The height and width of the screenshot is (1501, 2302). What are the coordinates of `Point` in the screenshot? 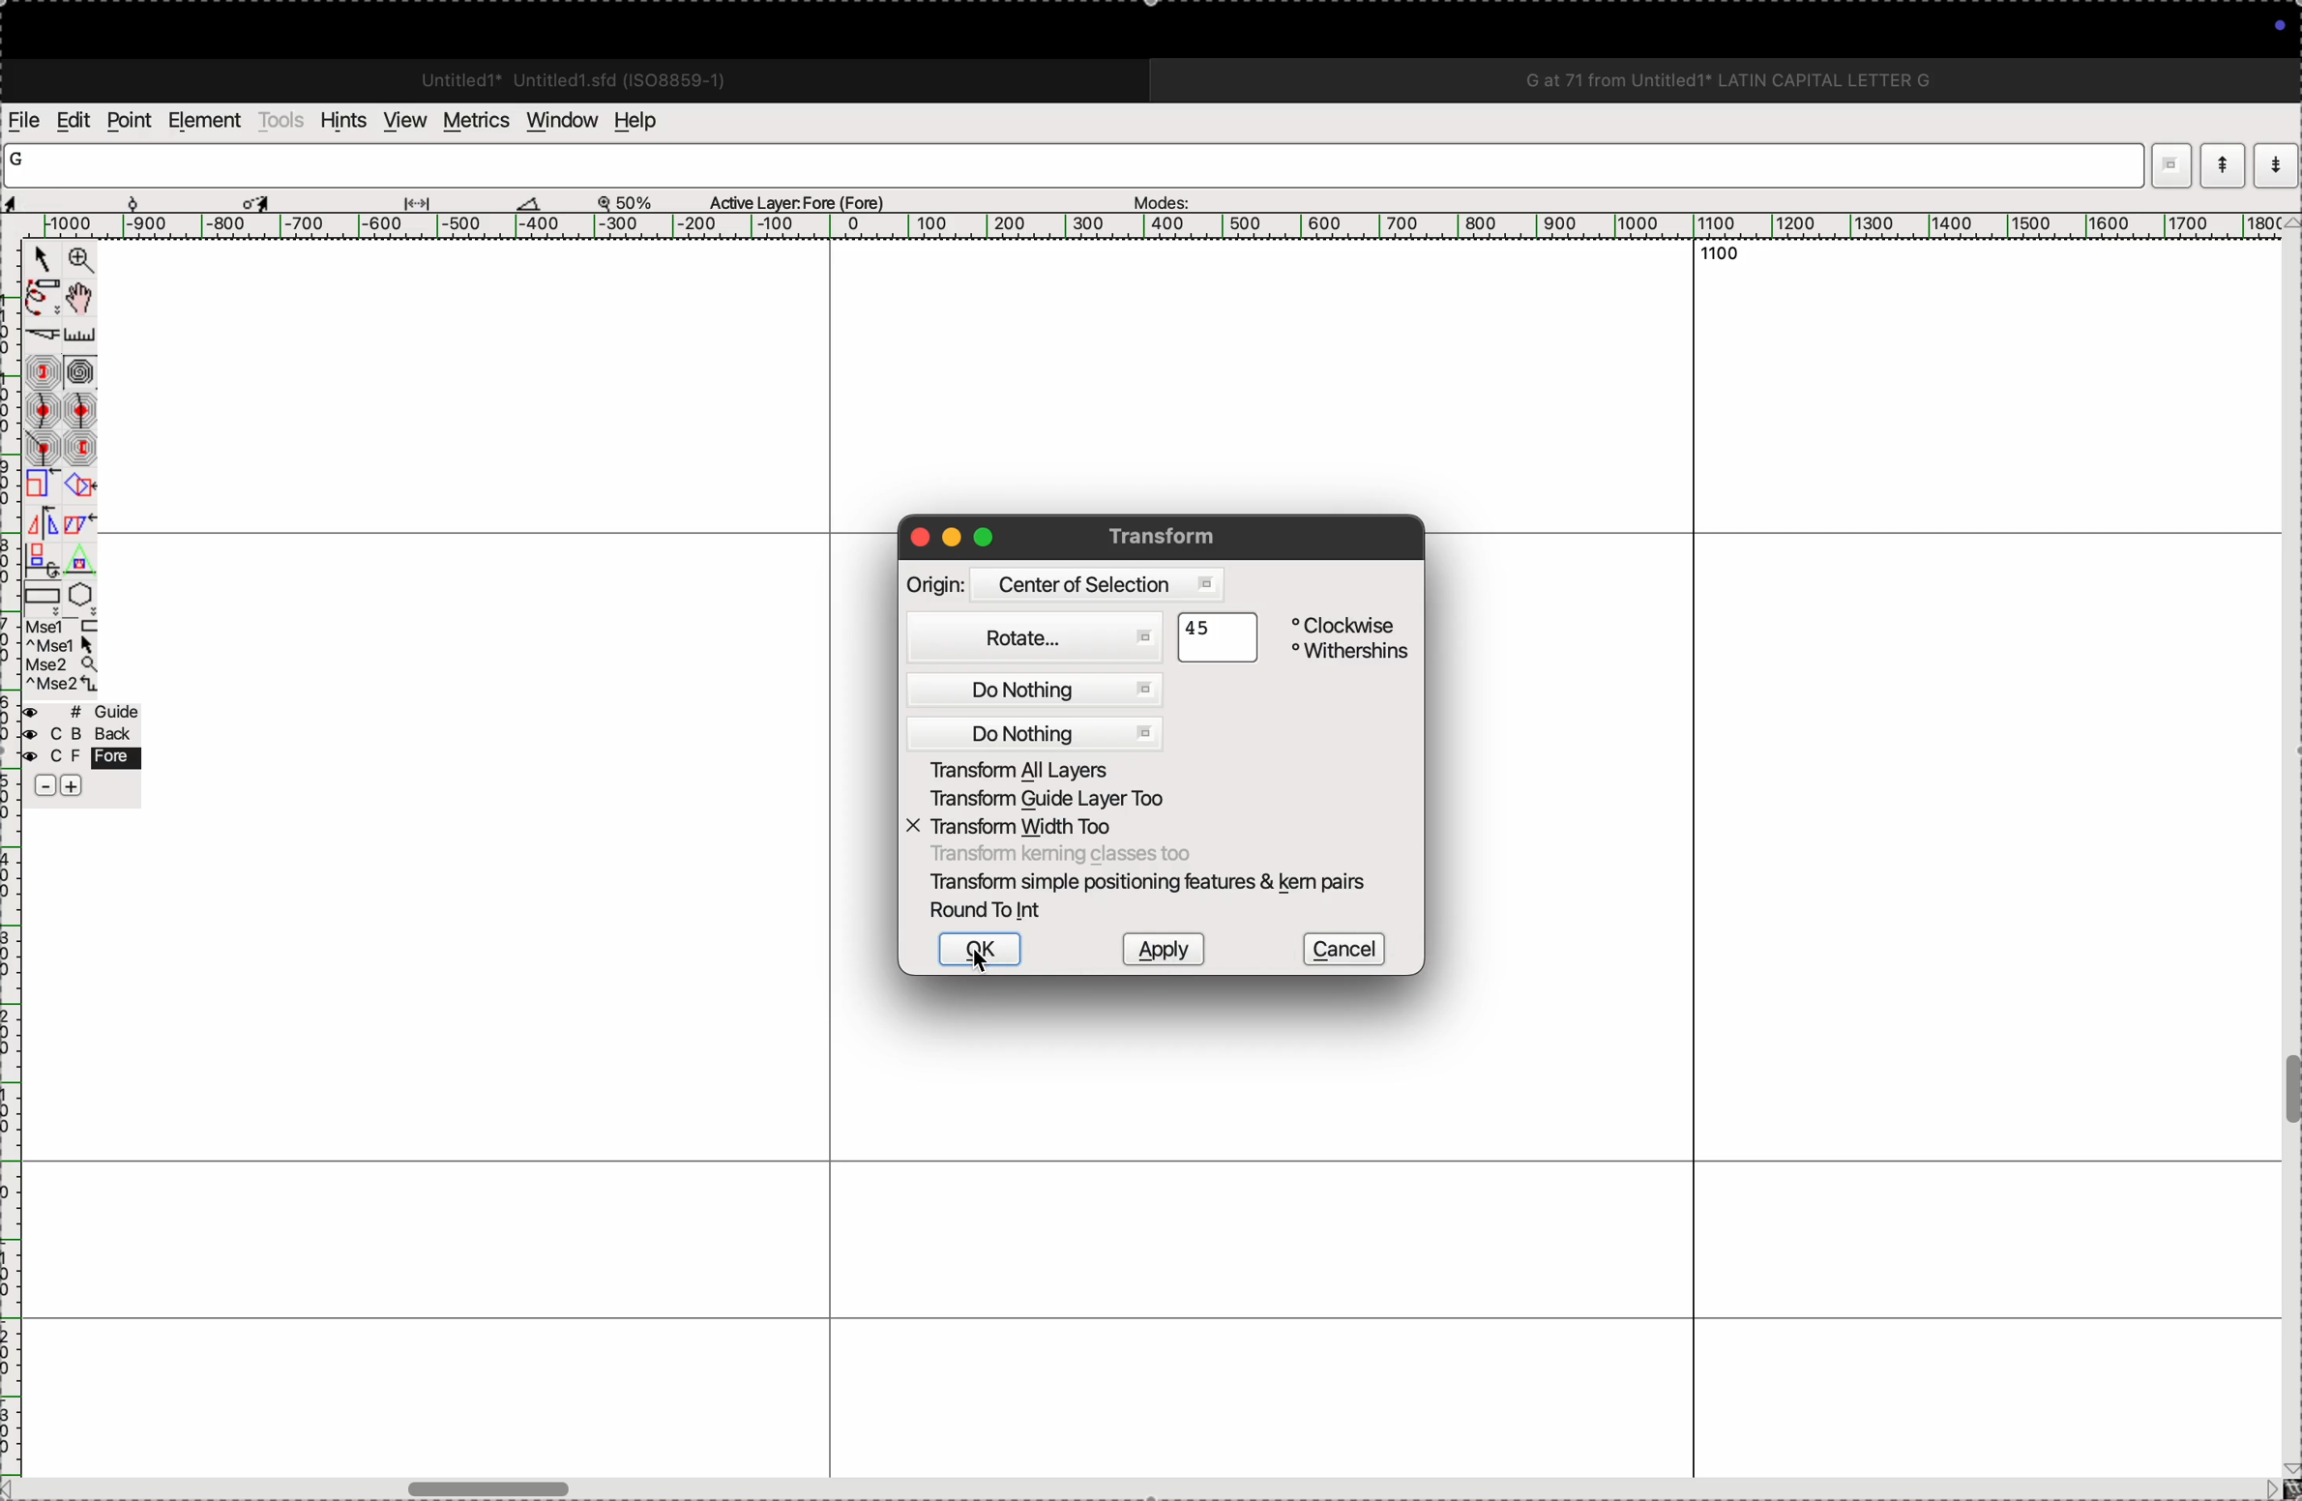 It's located at (43, 260).